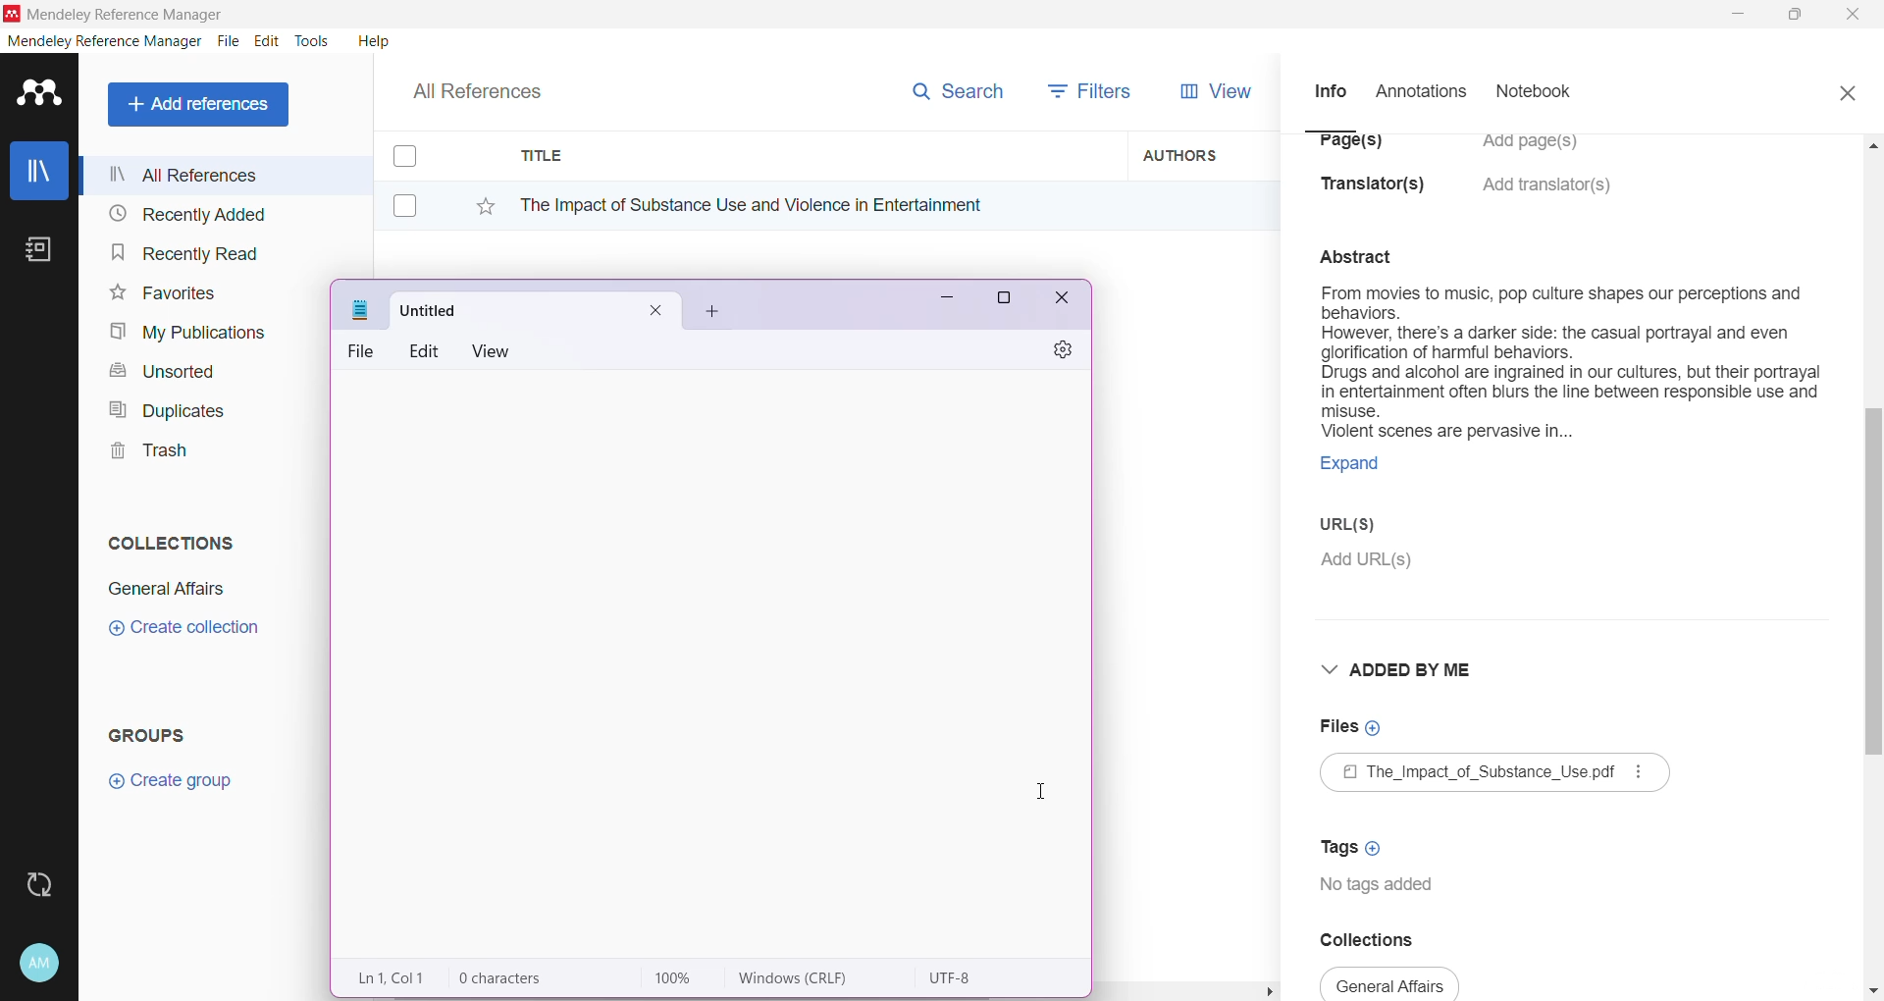 The image size is (1884, 1001). I want to click on Vertical Scroll Bar, so click(1872, 565).